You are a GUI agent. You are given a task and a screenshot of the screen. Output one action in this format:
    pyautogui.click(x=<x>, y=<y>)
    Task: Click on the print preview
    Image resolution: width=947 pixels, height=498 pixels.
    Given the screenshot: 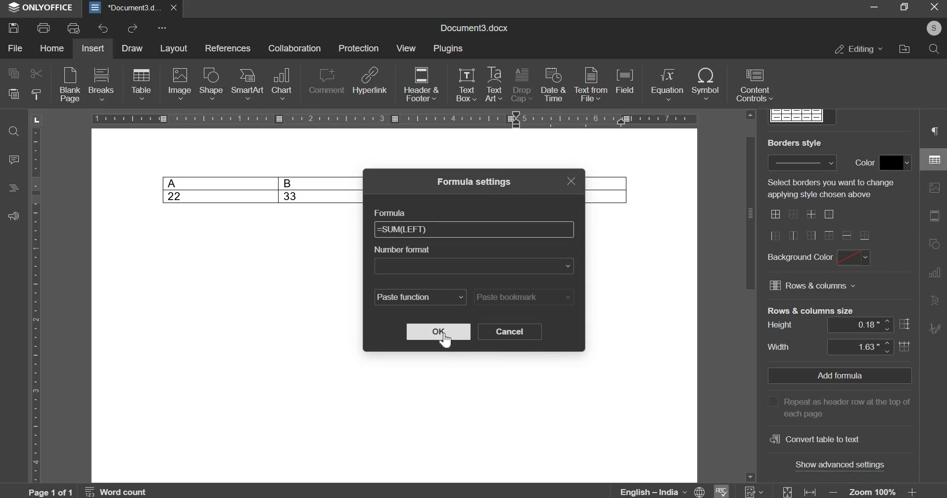 What is the action you would take?
    pyautogui.click(x=75, y=27)
    